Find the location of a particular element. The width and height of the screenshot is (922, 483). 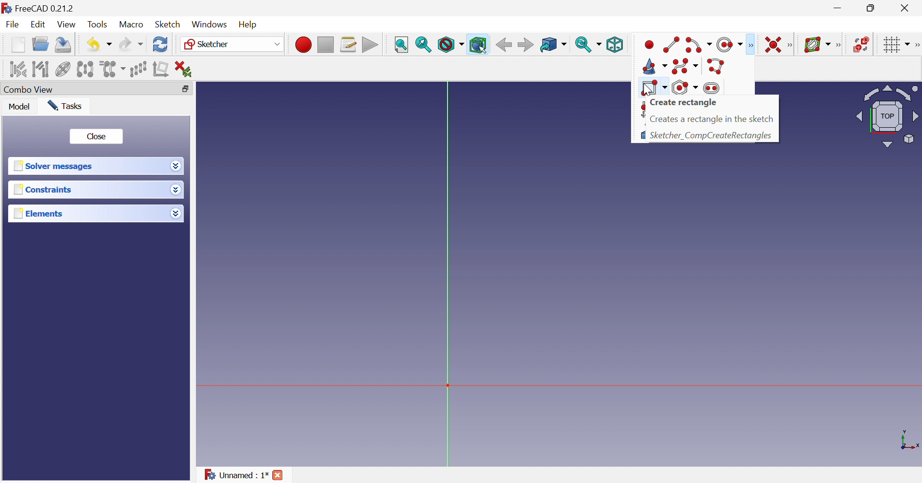

Stop macro recording is located at coordinates (326, 44).